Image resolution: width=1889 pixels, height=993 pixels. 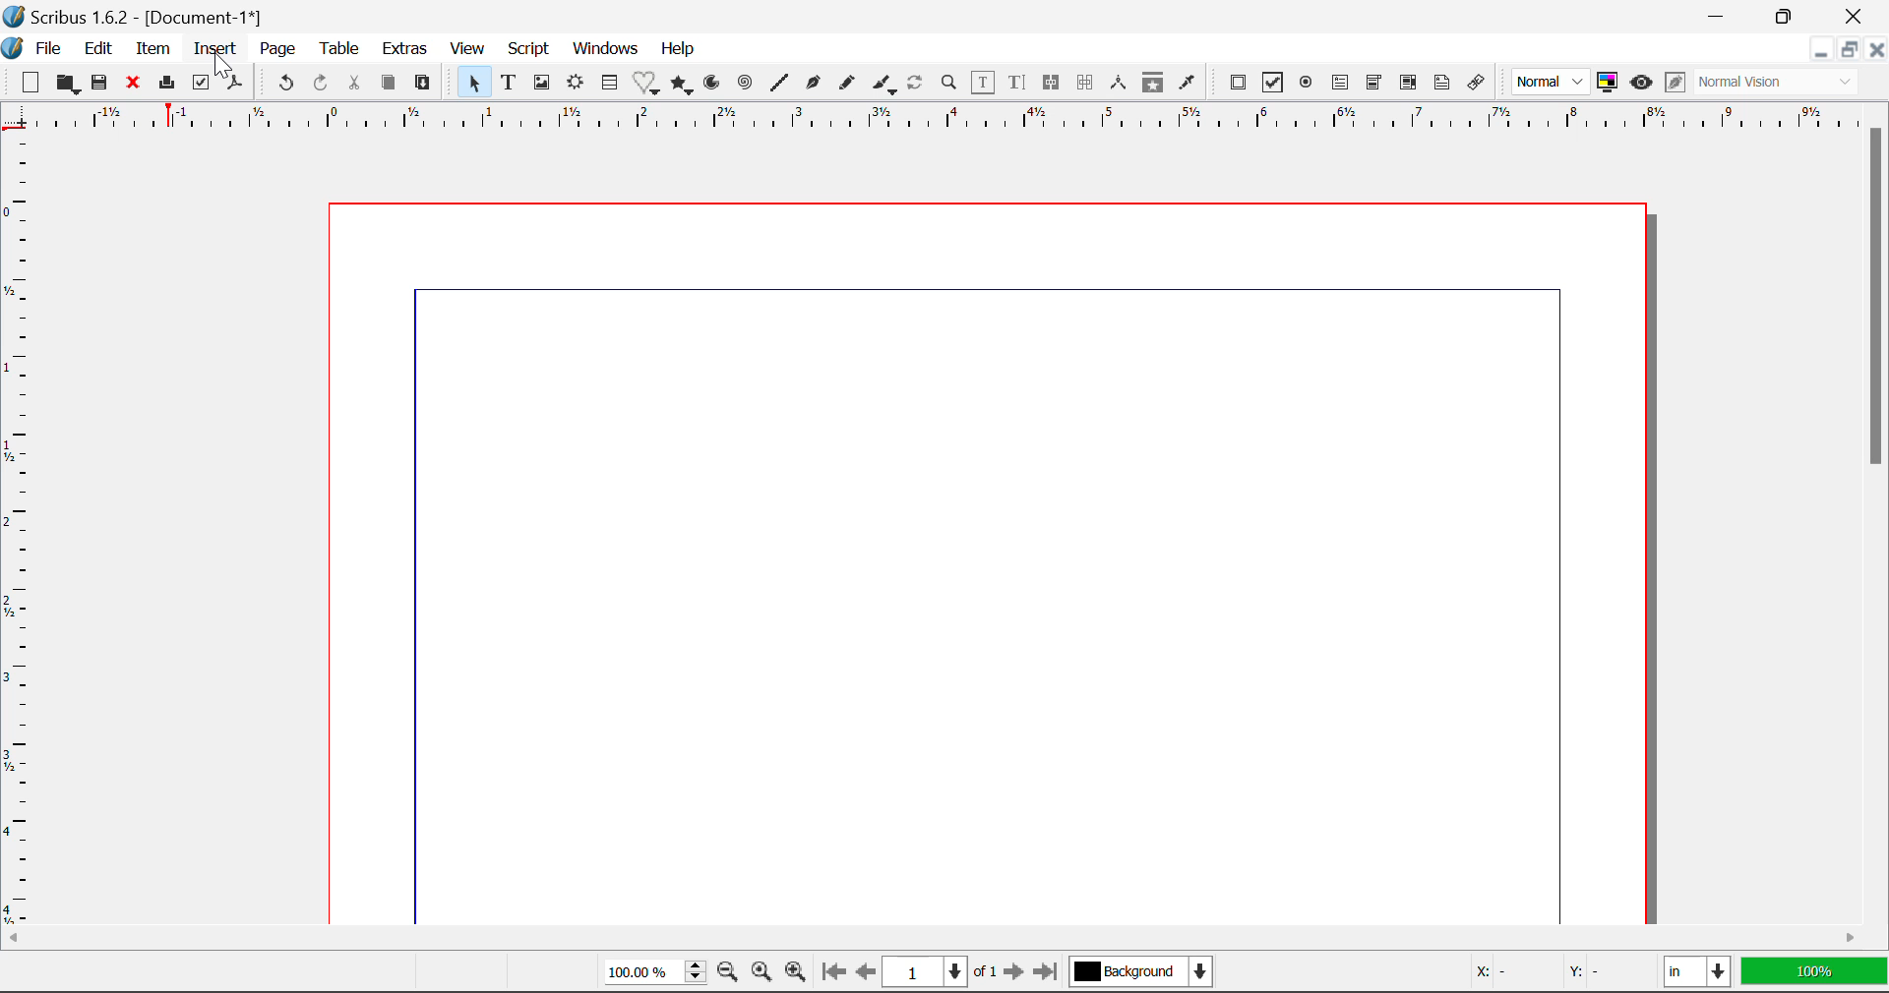 What do you see at coordinates (1017, 86) in the screenshot?
I see `Edit Text in Story Editor` at bounding box center [1017, 86].